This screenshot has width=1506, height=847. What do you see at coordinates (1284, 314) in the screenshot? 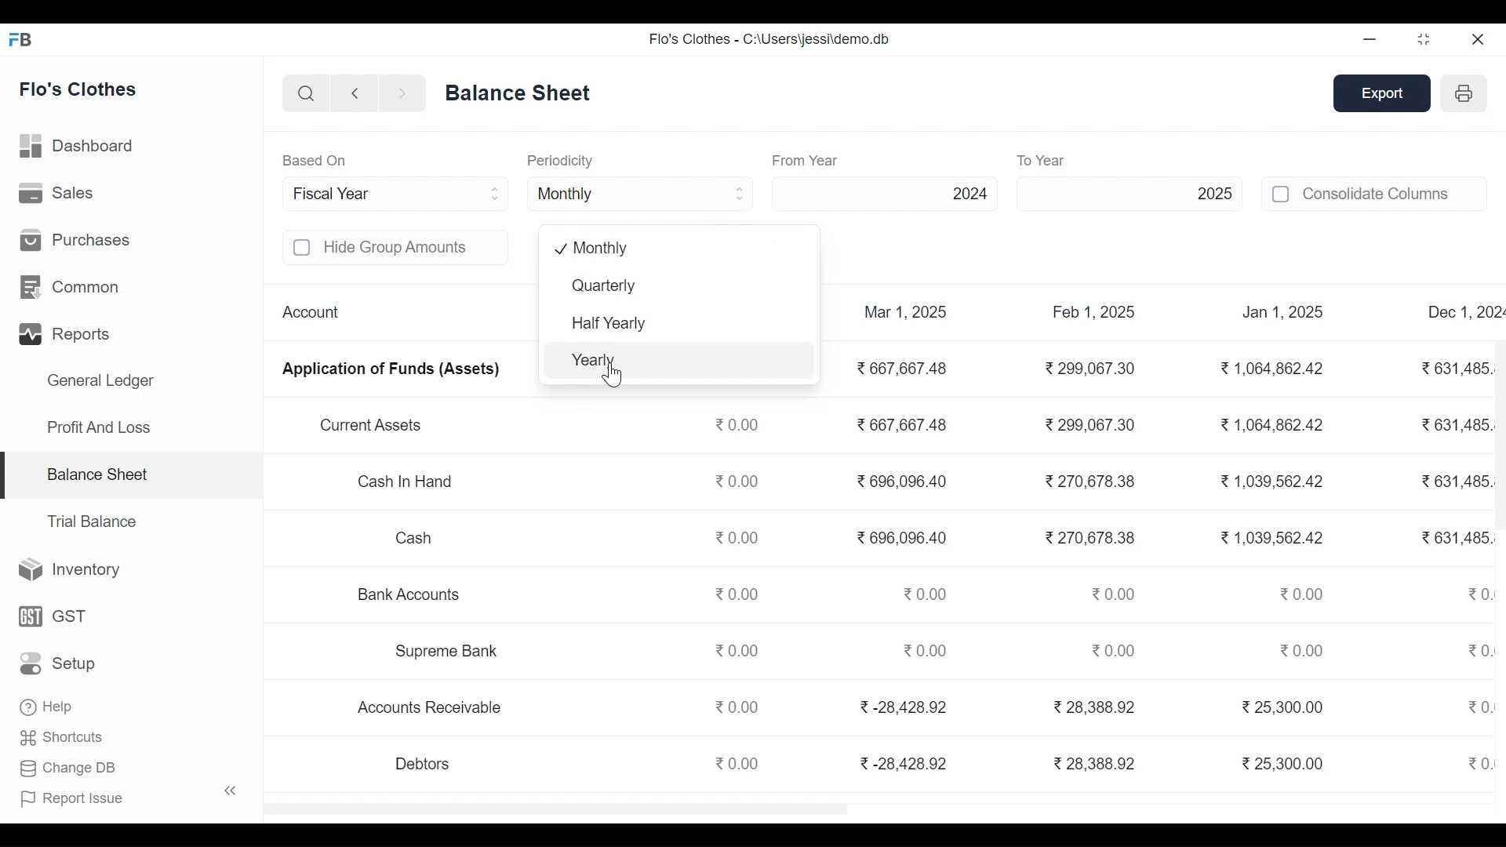
I see `Jan 1, 2025` at bounding box center [1284, 314].